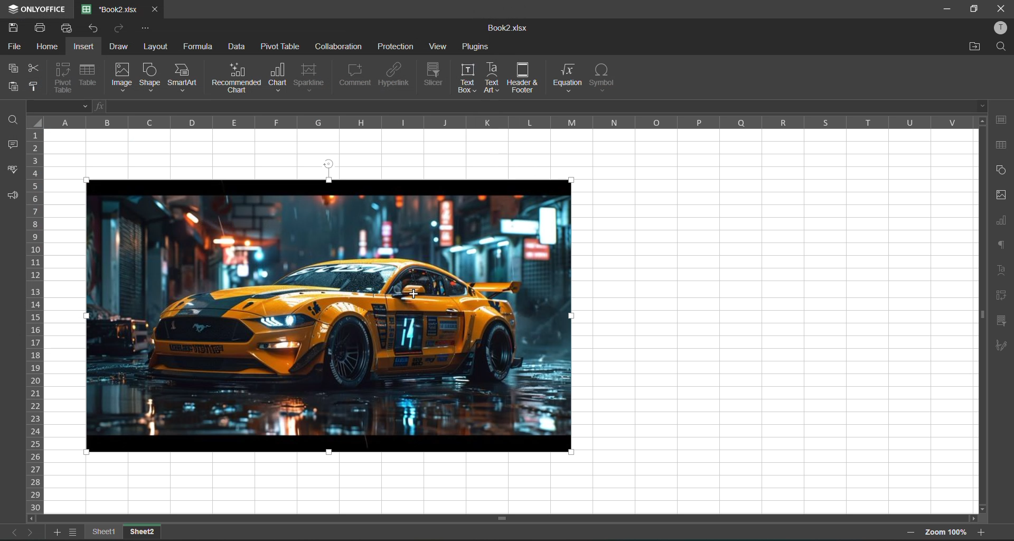 This screenshot has height=541, width=1014. What do you see at coordinates (107, 531) in the screenshot?
I see `sheet names` at bounding box center [107, 531].